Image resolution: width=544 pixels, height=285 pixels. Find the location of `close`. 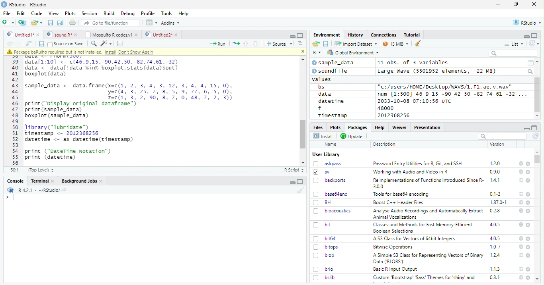

close is located at coordinates (528, 164).